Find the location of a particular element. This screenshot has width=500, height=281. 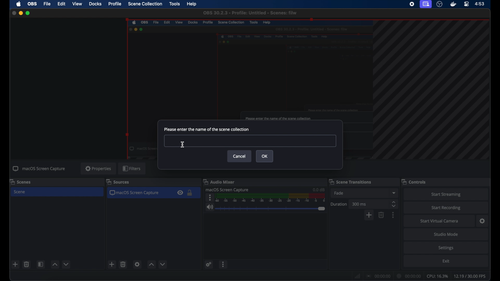

OBS 30.2.3 - Profile: Untitled -Scenes : filw is located at coordinates (250, 13).